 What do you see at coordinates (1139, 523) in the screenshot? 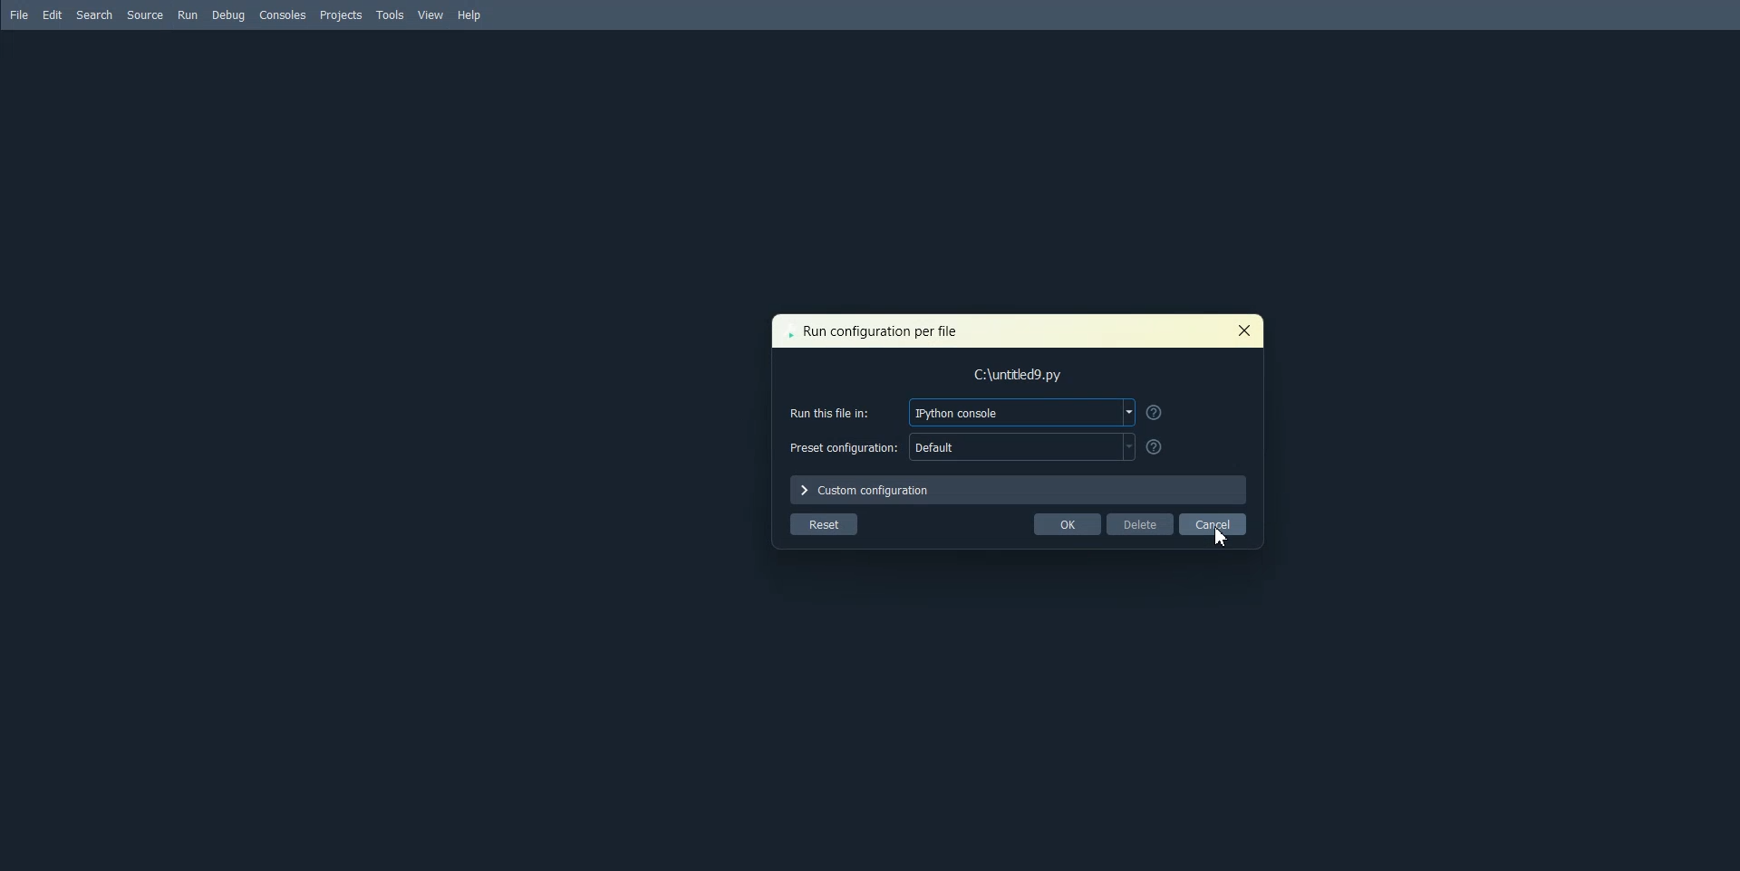
I see `Delete` at bounding box center [1139, 523].